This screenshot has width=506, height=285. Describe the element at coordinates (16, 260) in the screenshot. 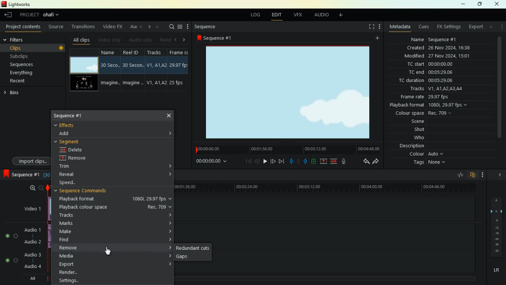

I see `toggle` at that location.